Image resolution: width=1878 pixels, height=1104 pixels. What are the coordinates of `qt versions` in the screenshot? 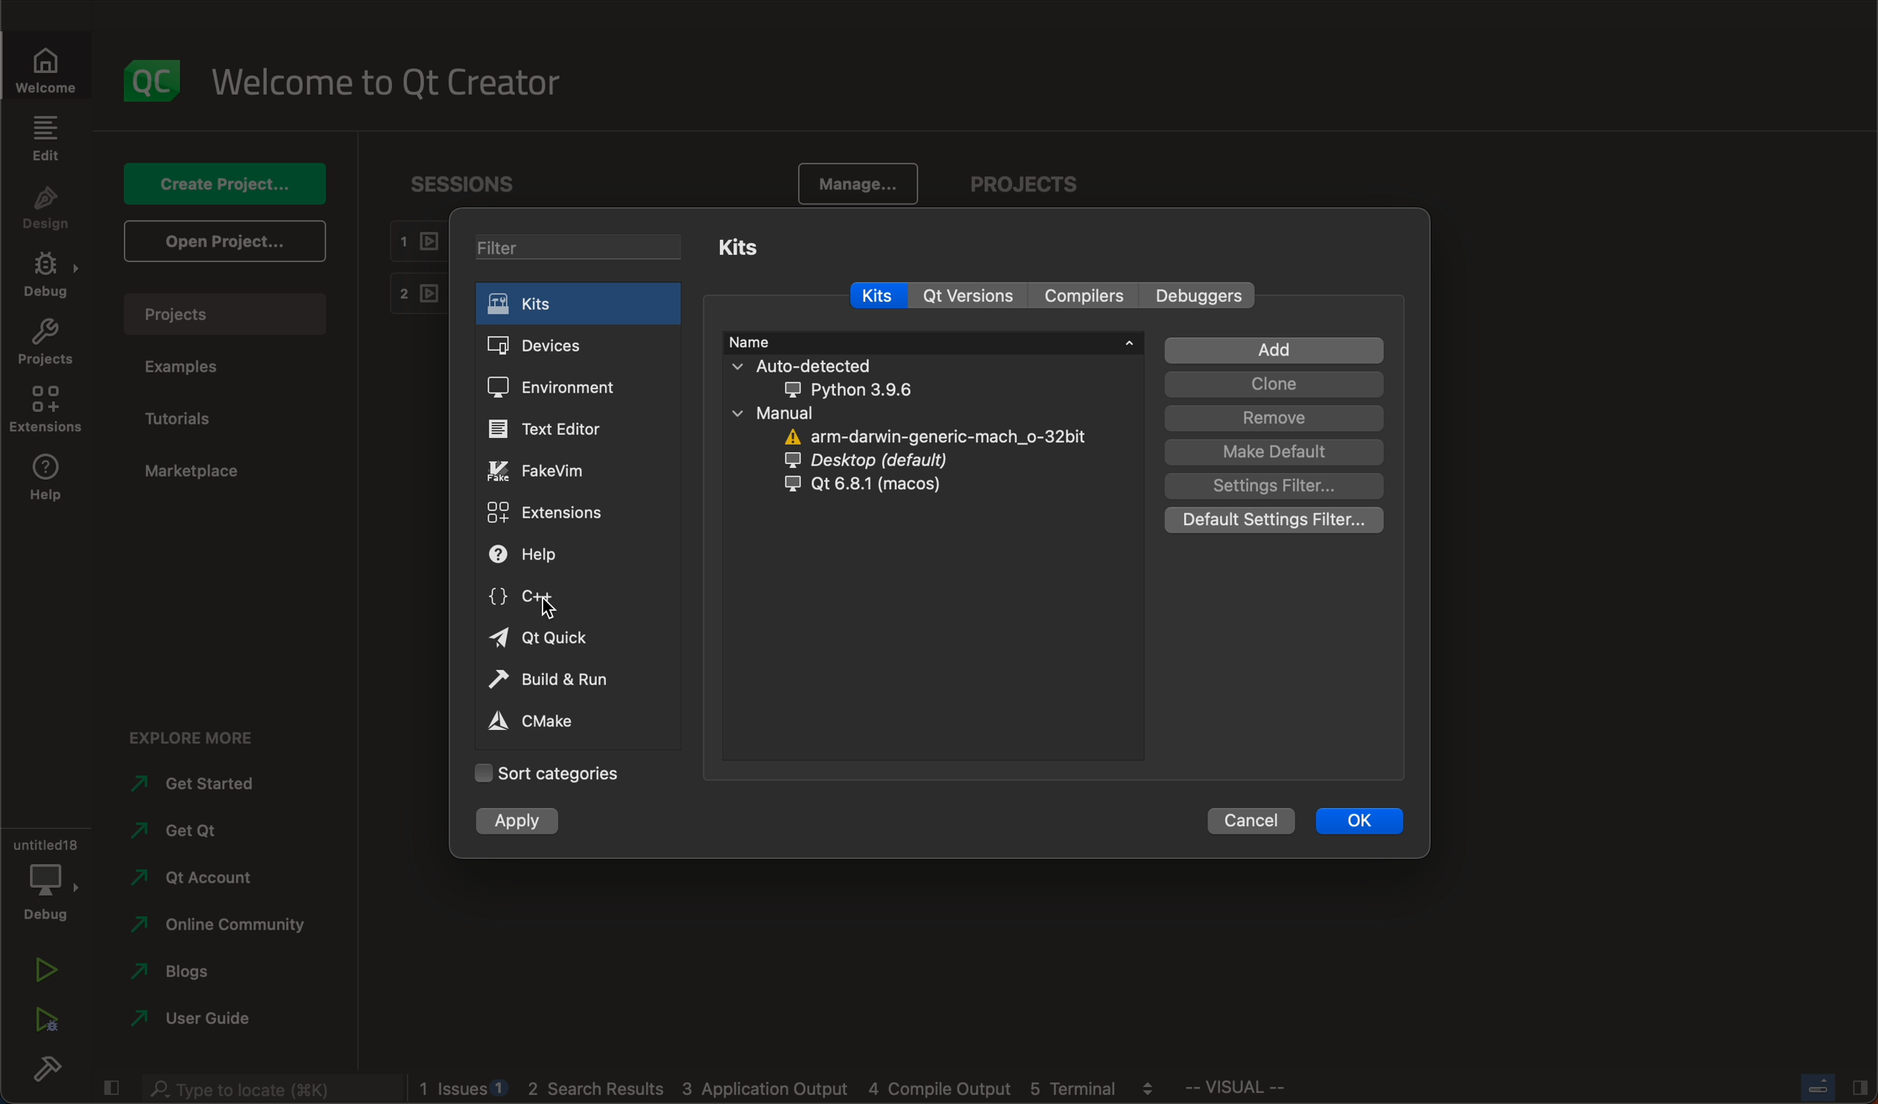 It's located at (976, 298).